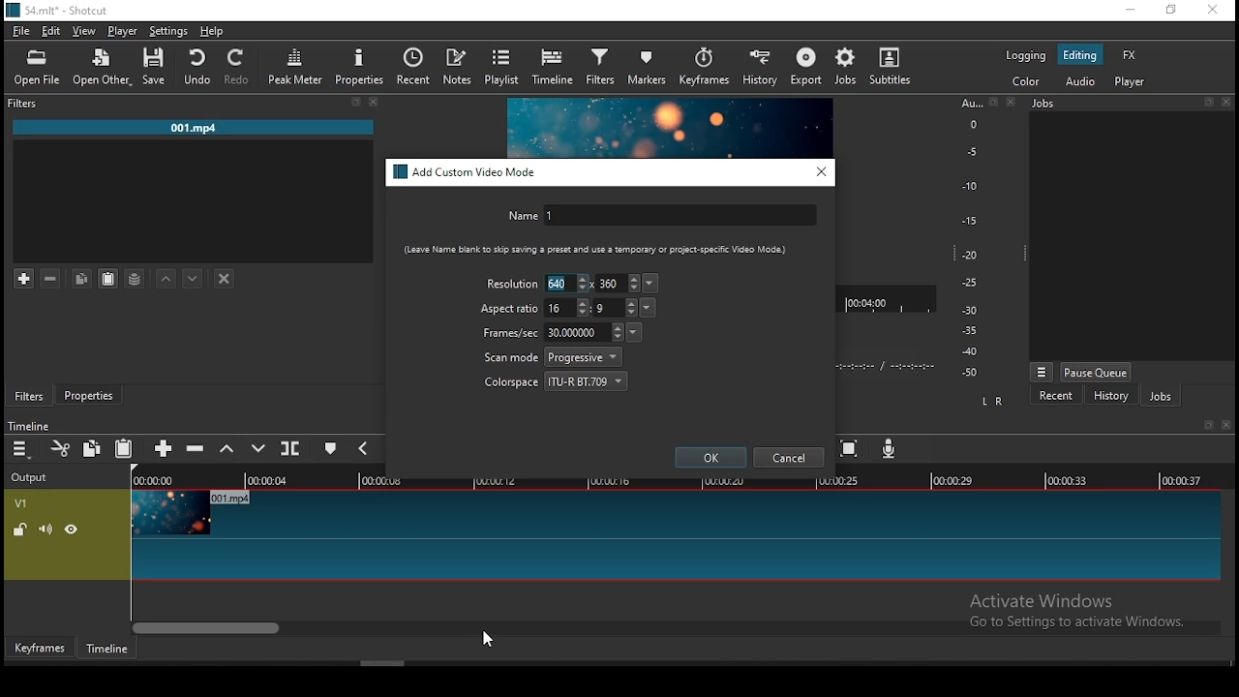  Describe the element at coordinates (108, 279) in the screenshot. I see `paste` at that location.